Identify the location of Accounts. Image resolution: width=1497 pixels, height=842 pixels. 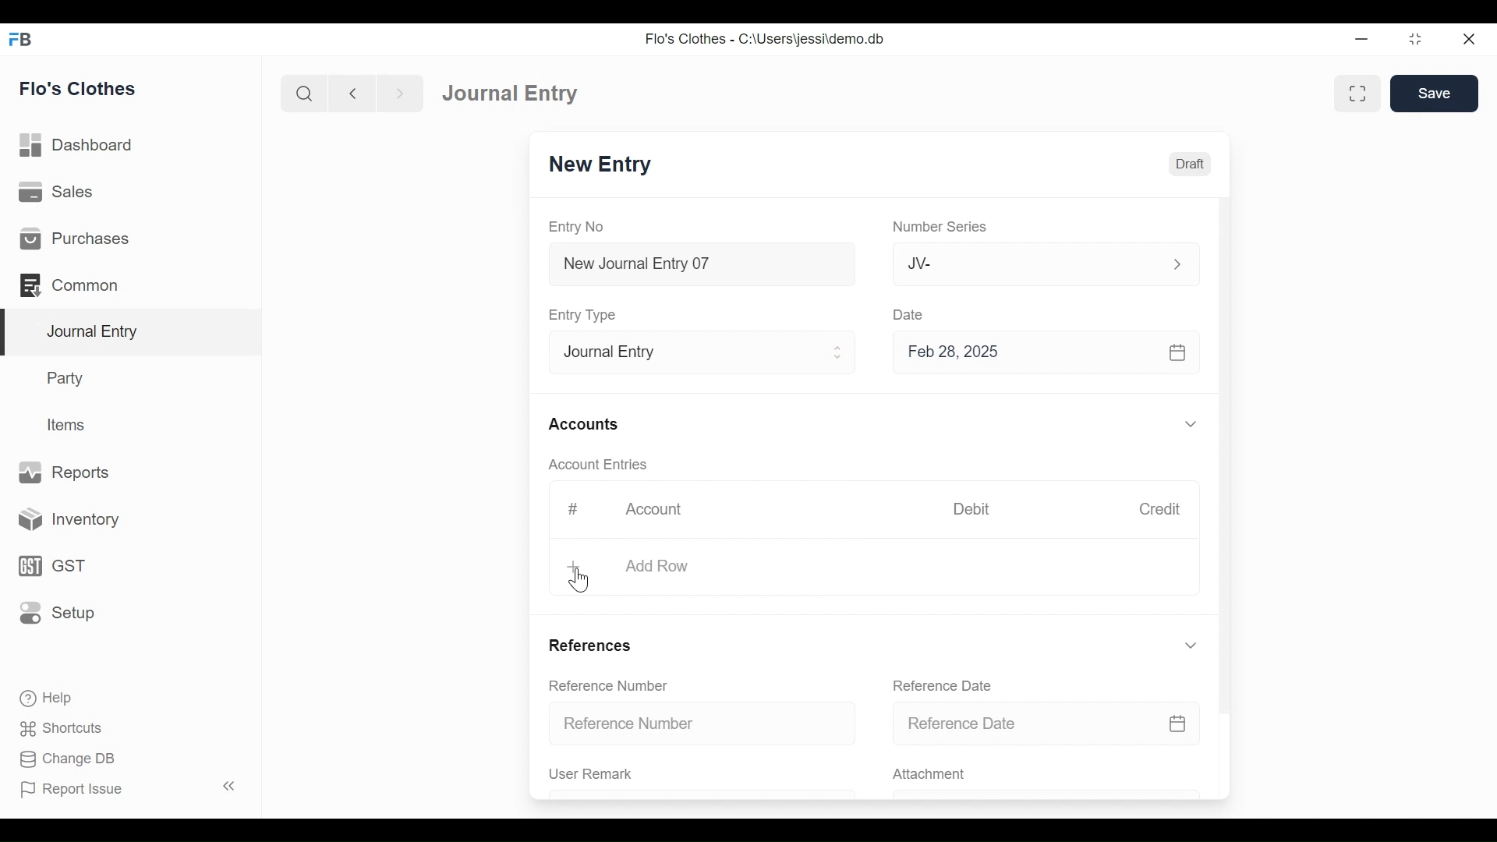
(583, 425).